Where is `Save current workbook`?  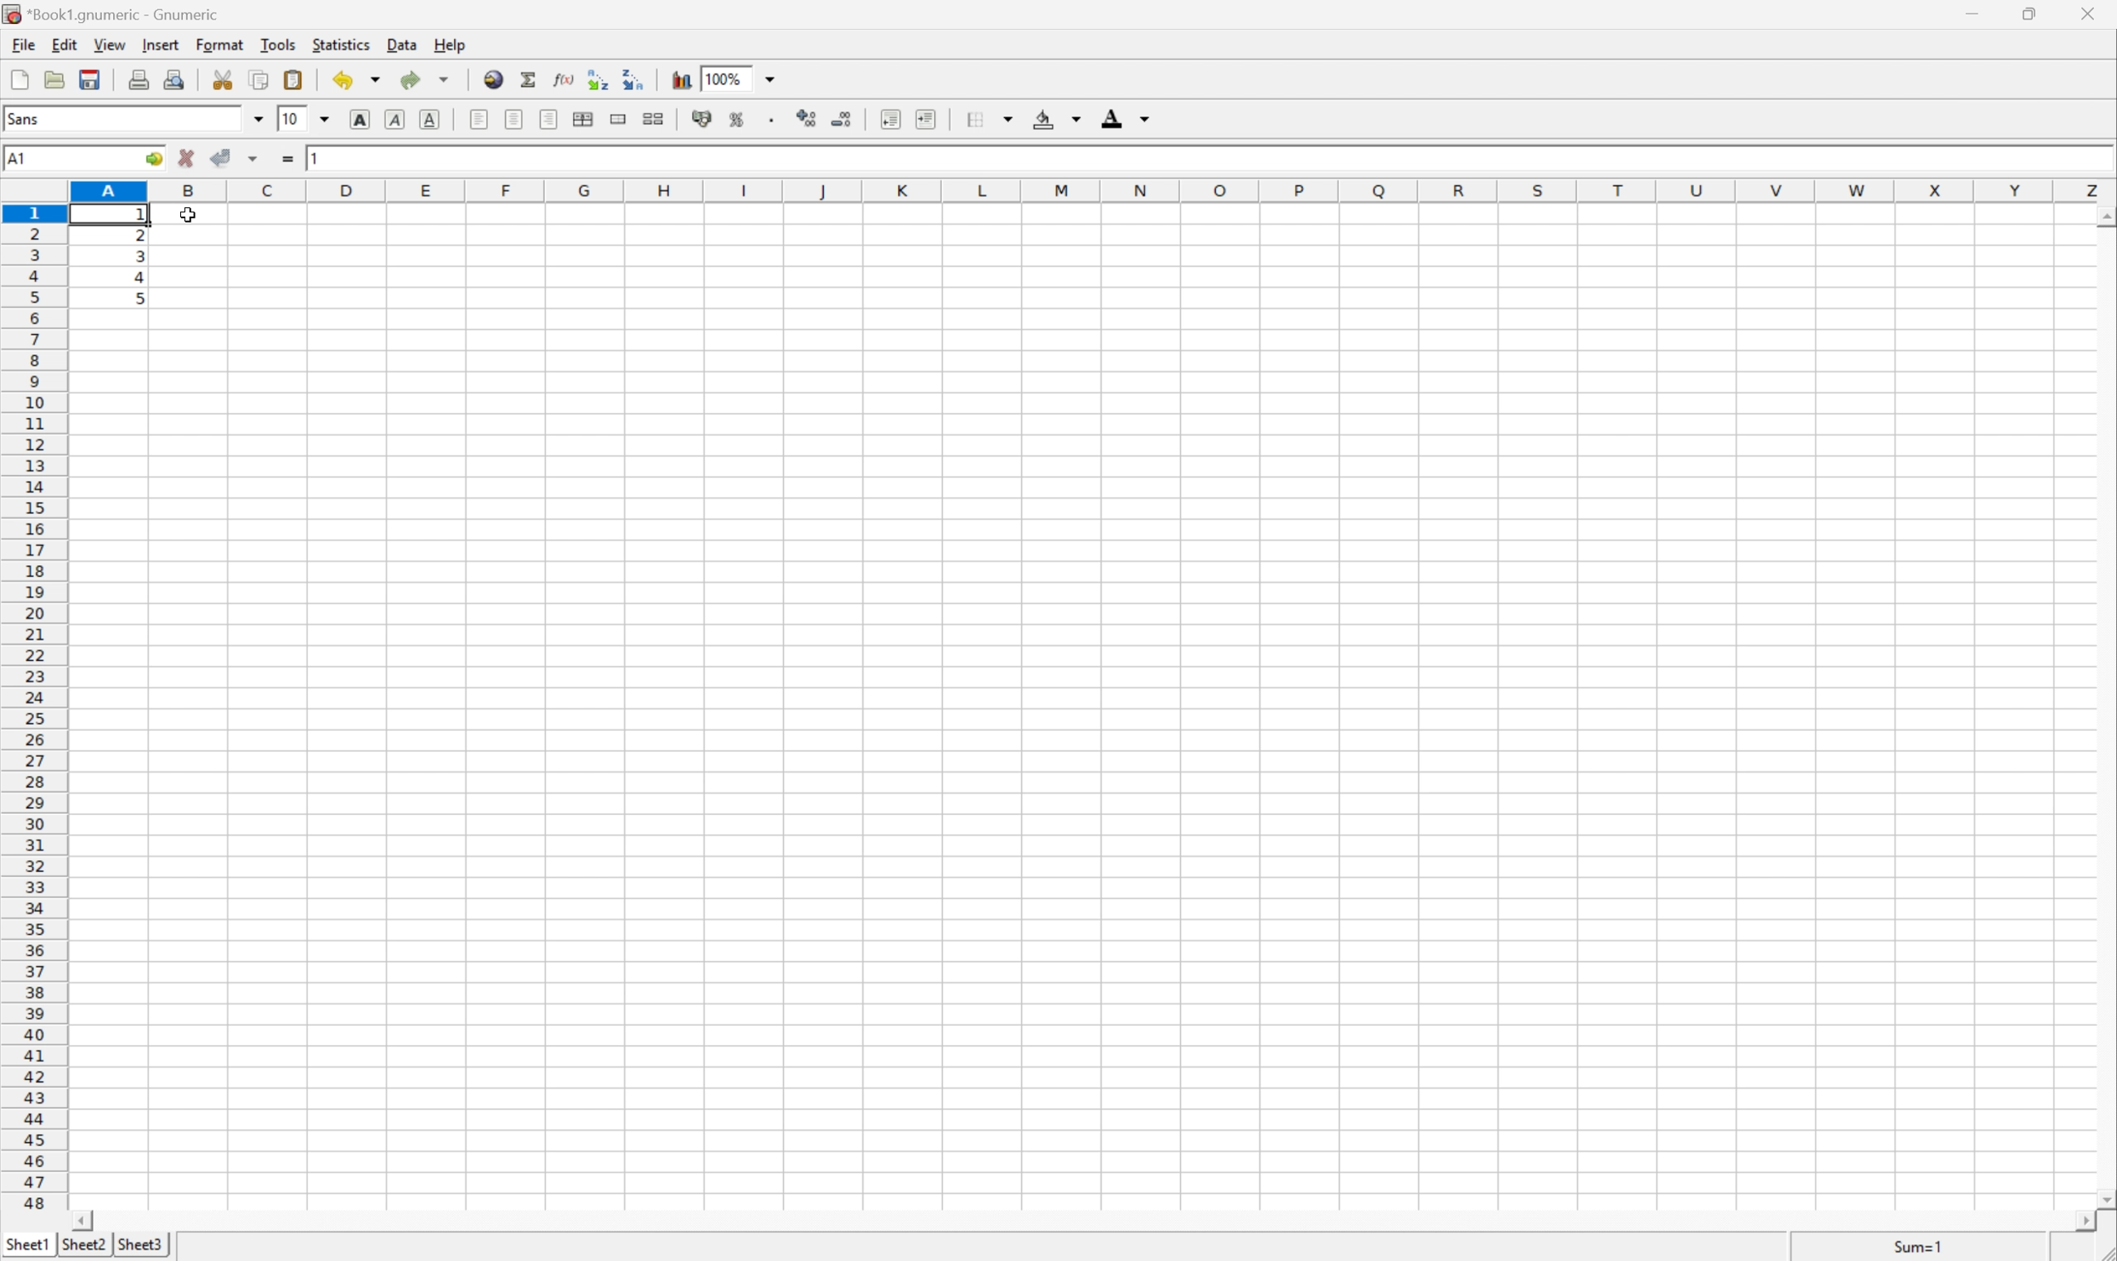 Save current workbook is located at coordinates (88, 77).